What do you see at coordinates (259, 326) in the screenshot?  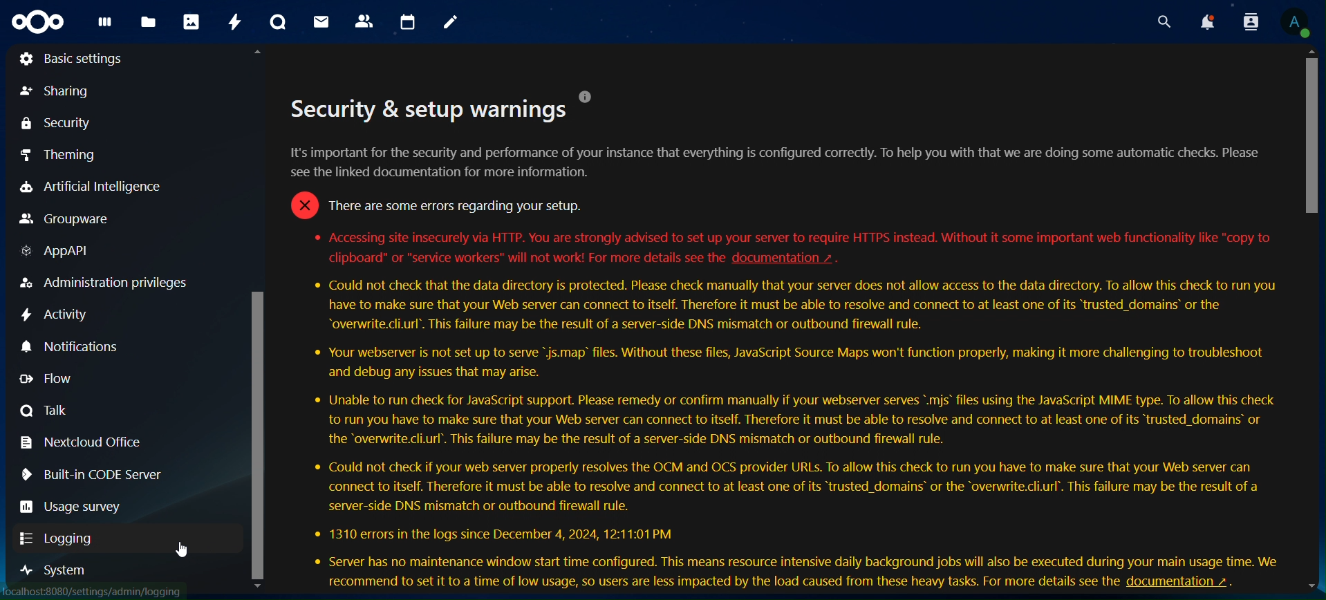 I see `scrollbar` at bounding box center [259, 326].